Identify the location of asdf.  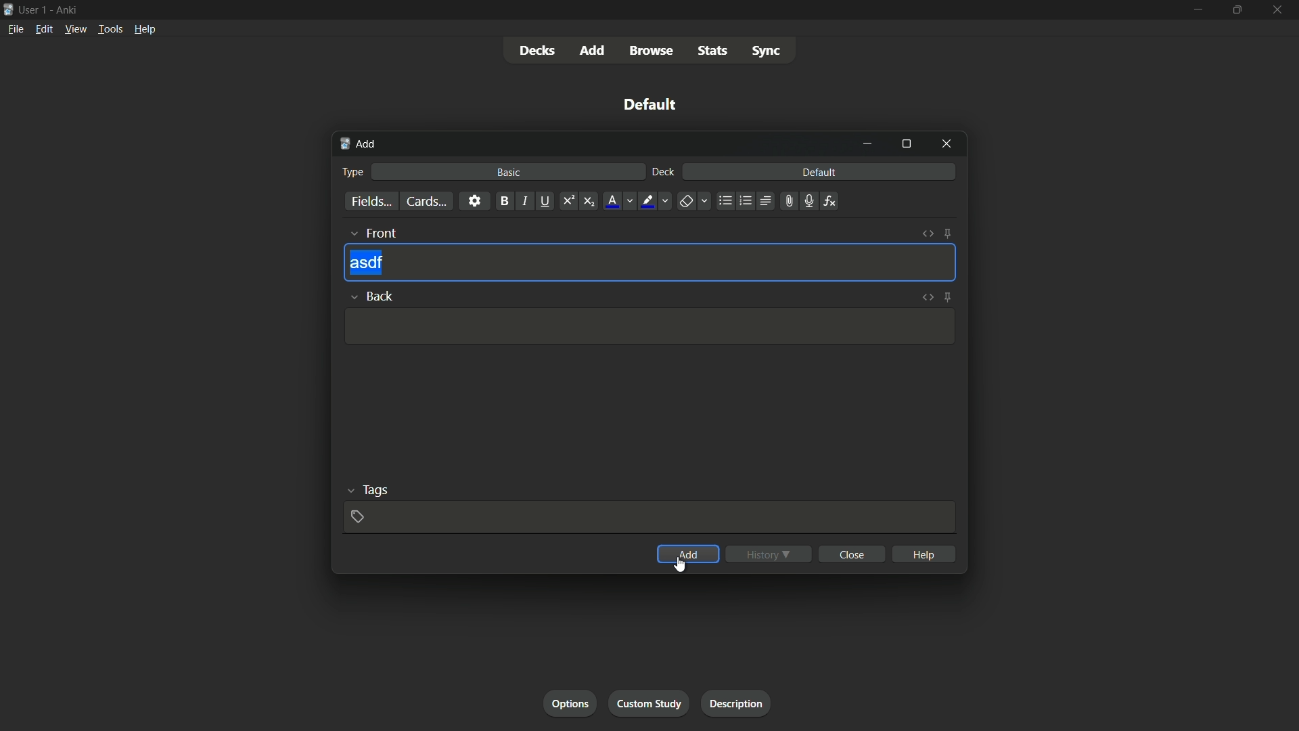
(367, 263).